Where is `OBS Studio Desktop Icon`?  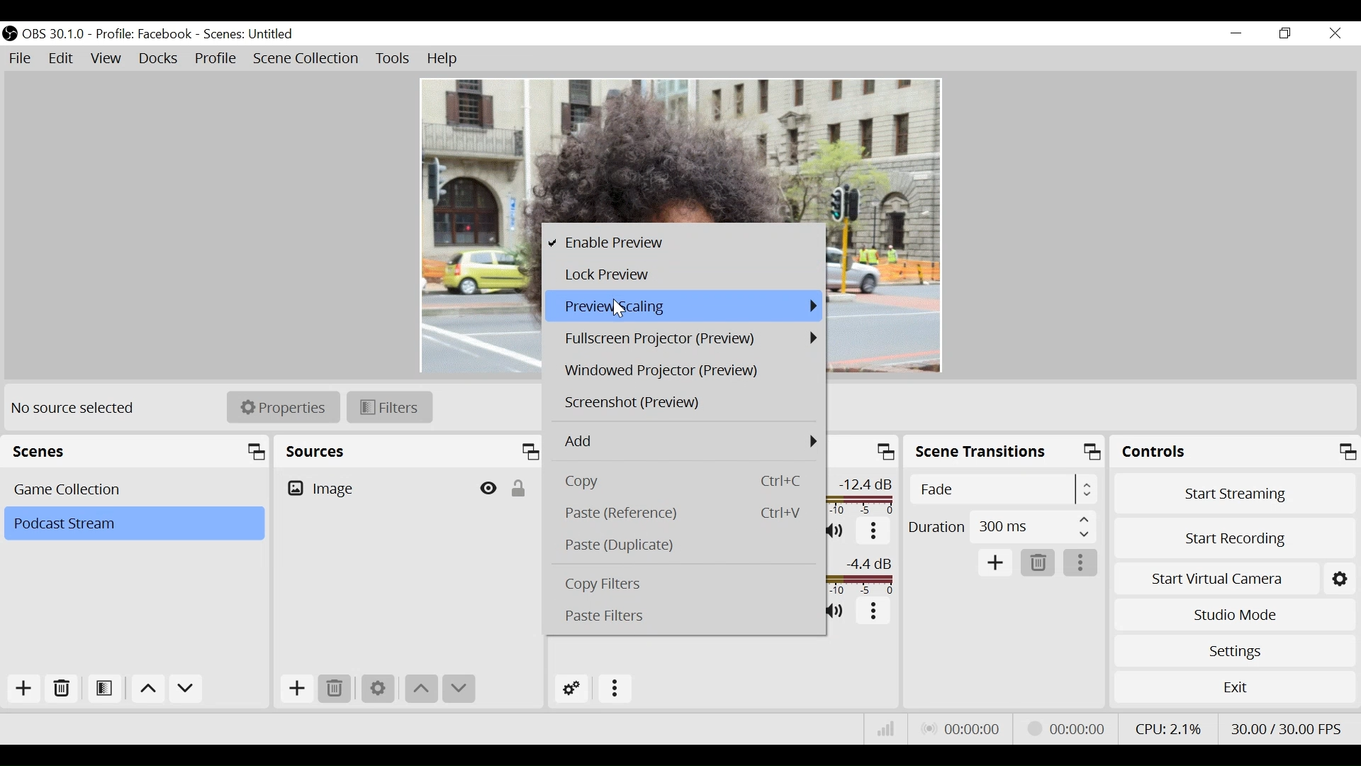 OBS Studio Desktop Icon is located at coordinates (9, 33).